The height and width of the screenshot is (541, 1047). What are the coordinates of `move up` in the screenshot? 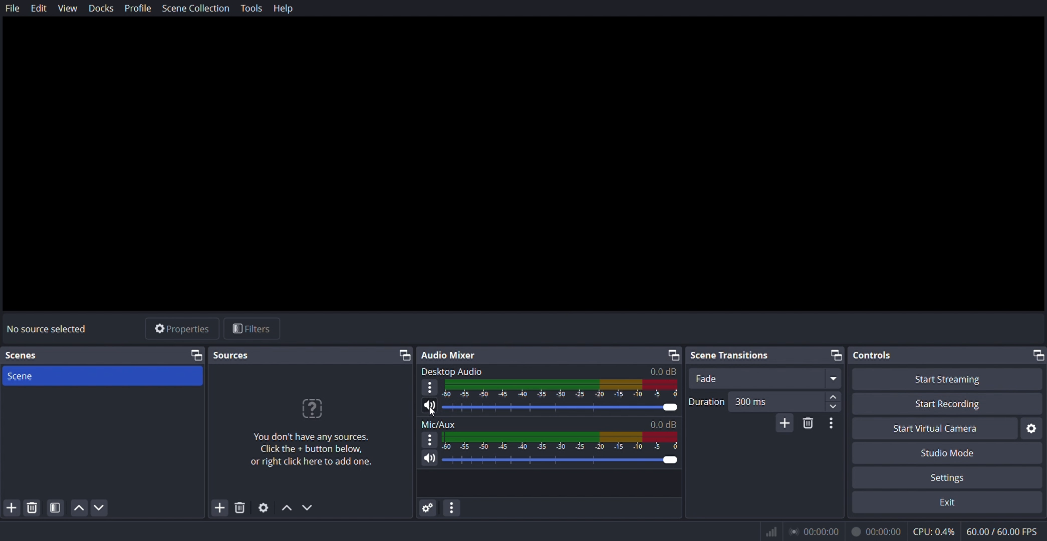 It's located at (287, 507).